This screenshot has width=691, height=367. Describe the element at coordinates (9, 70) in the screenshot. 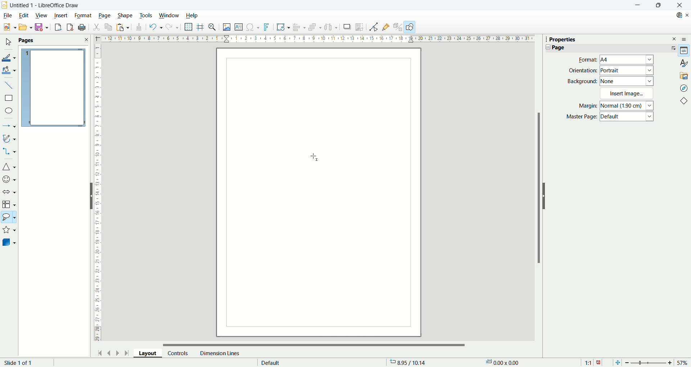

I see `fill color` at that location.